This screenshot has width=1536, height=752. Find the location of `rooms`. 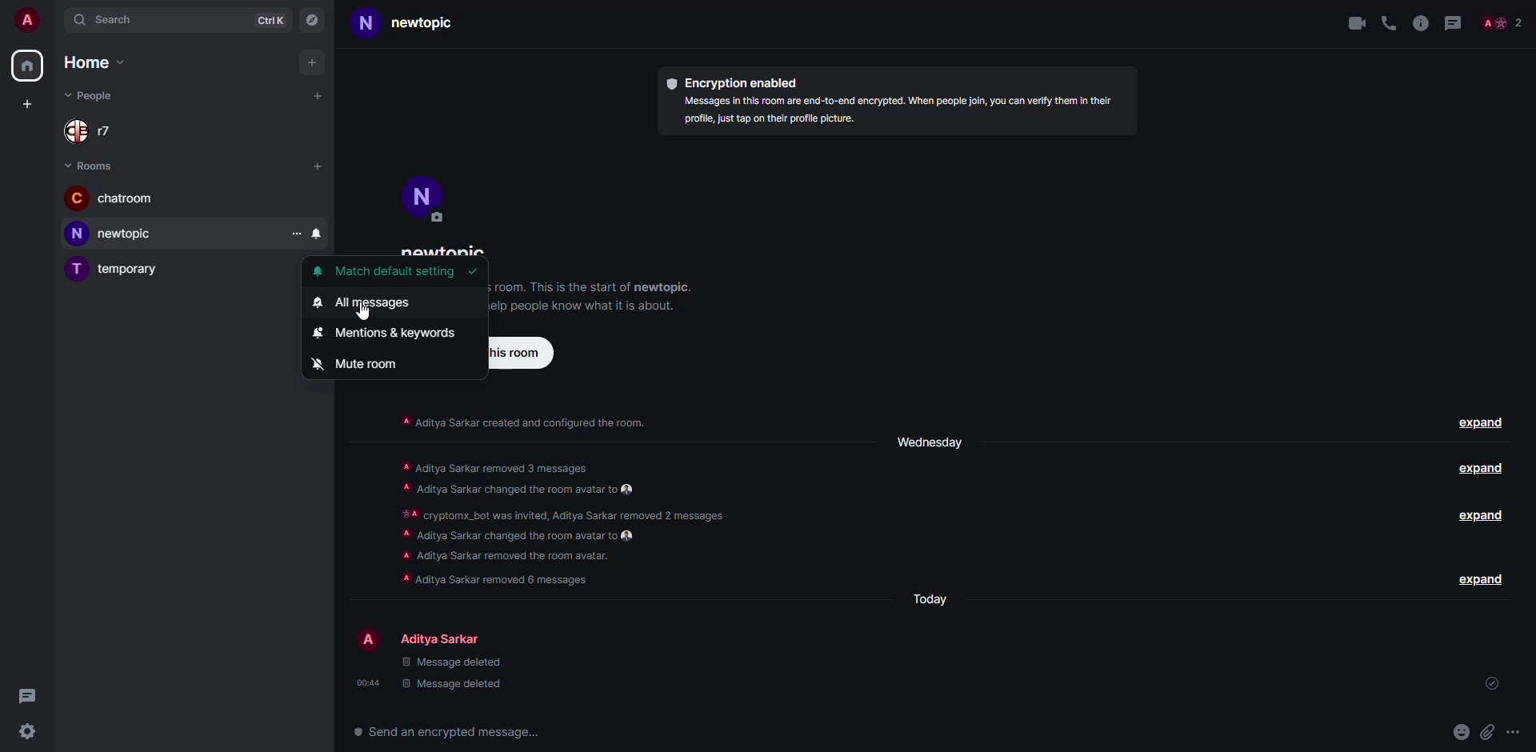

rooms is located at coordinates (92, 166).